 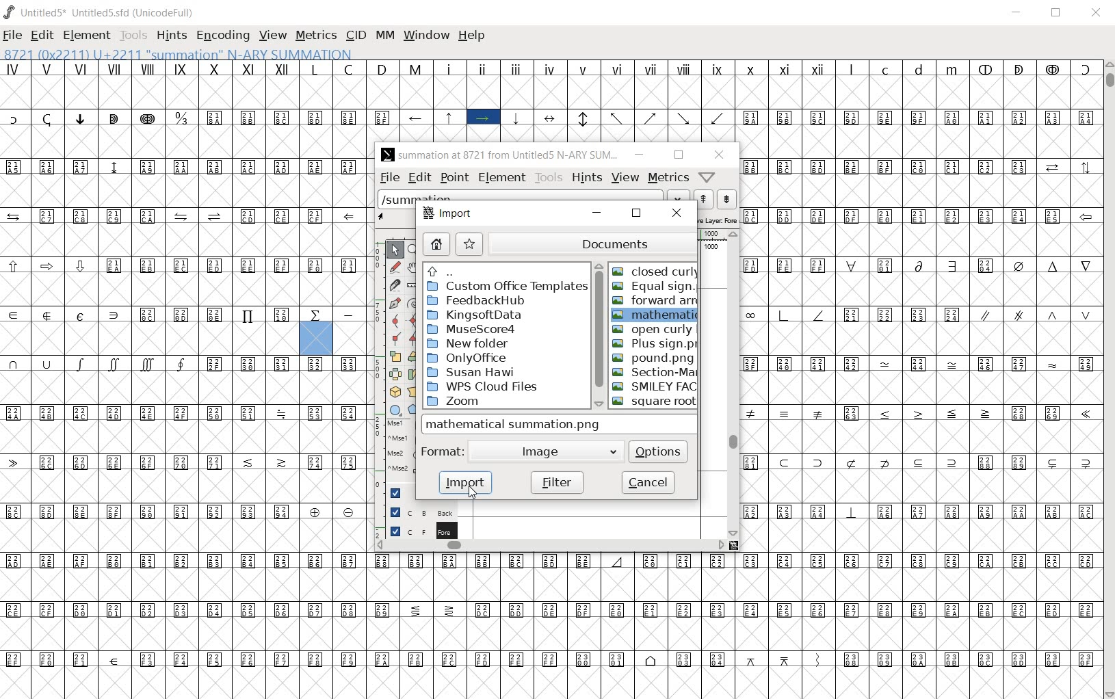 What do you see at coordinates (1056, 14) in the screenshot?
I see `RESTORE DWON` at bounding box center [1056, 14].